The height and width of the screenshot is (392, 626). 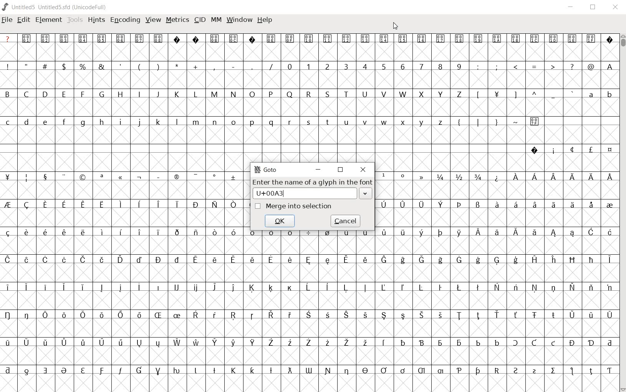 What do you see at coordinates (347, 38) in the screenshot?
I see `Symbol` at bounding box center [347, 38].